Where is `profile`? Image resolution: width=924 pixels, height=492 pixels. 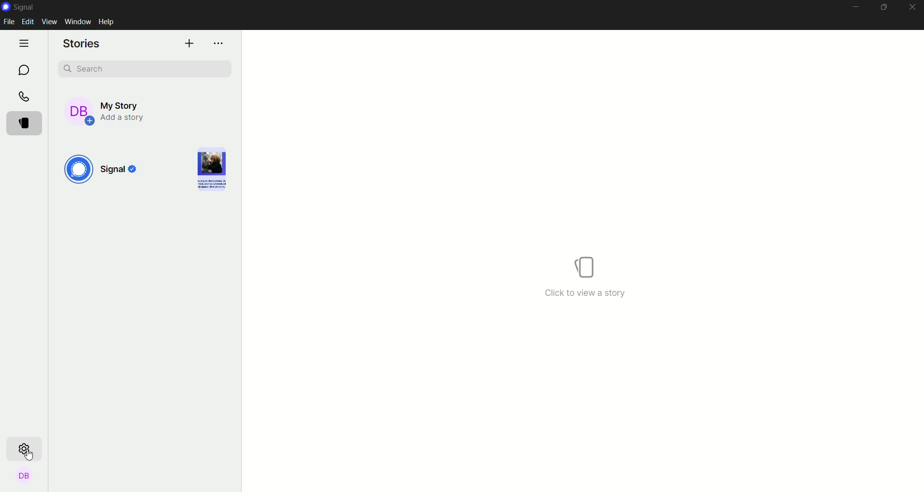 profile is located at coordinates (25, 477).